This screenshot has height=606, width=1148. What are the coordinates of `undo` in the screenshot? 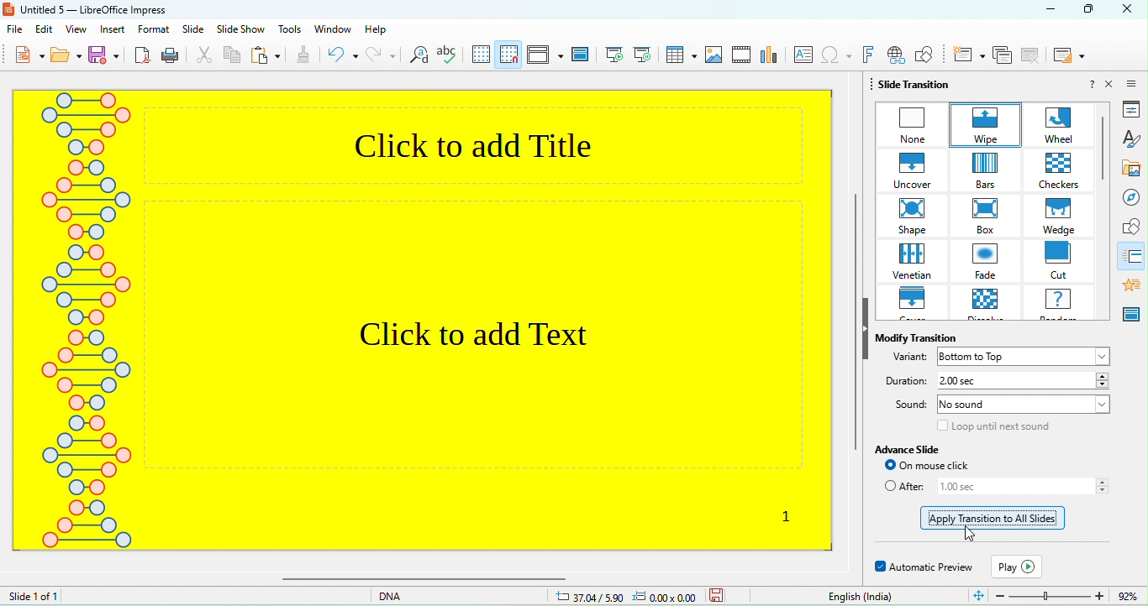 It's located at (342, 57).